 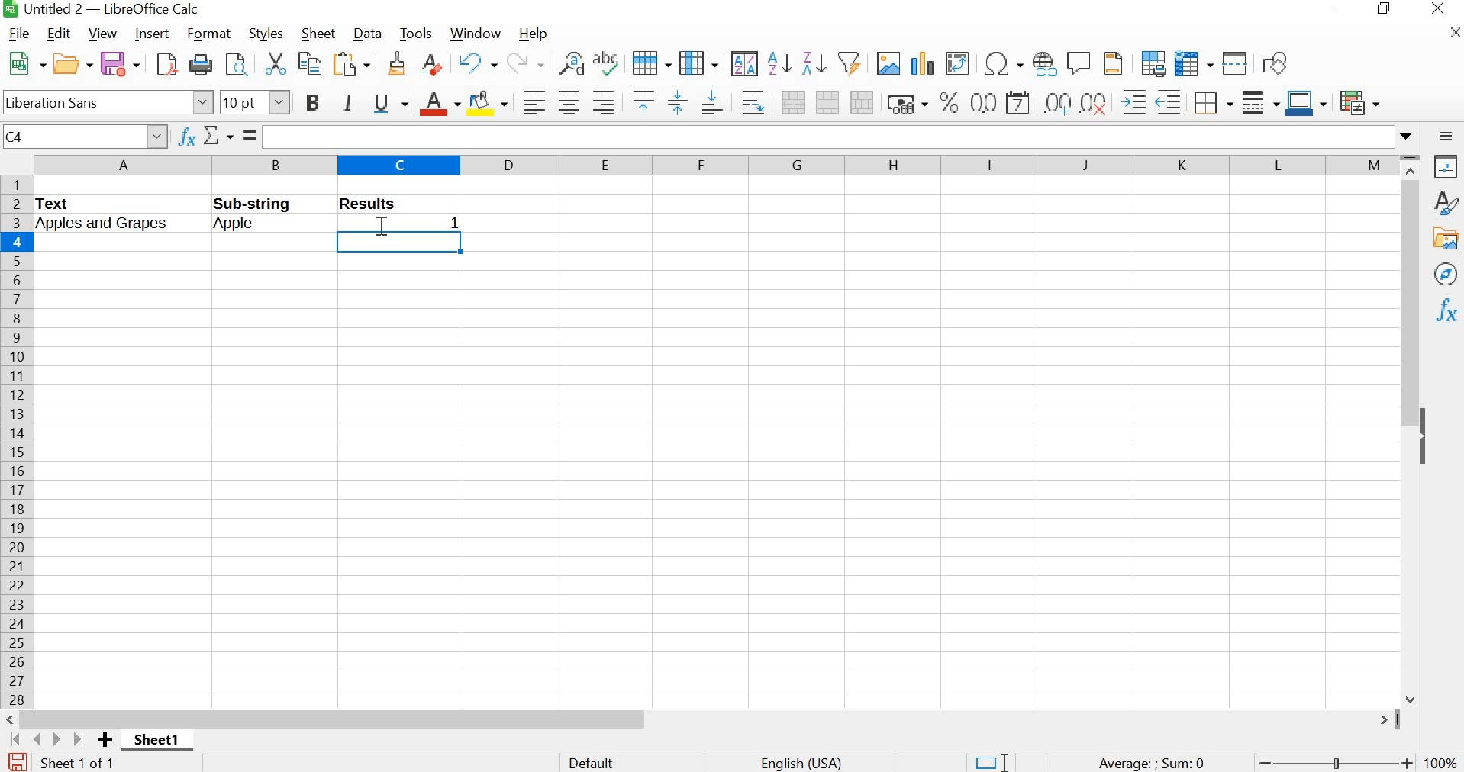 What do you see at coordinates (408, 222) in the screenshot?
I see `returns the value 1 showing that the text "Apple" is in the list of words in column A` at bounding box center [408, 222].